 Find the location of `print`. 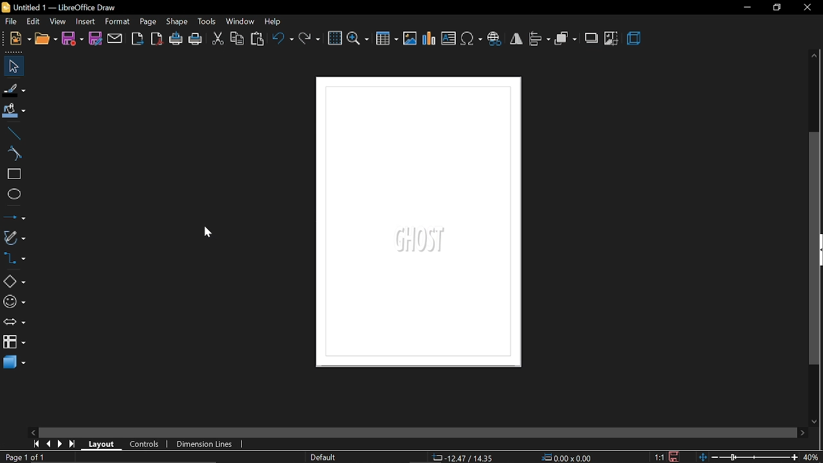

print is located at coordinates (195, 39).